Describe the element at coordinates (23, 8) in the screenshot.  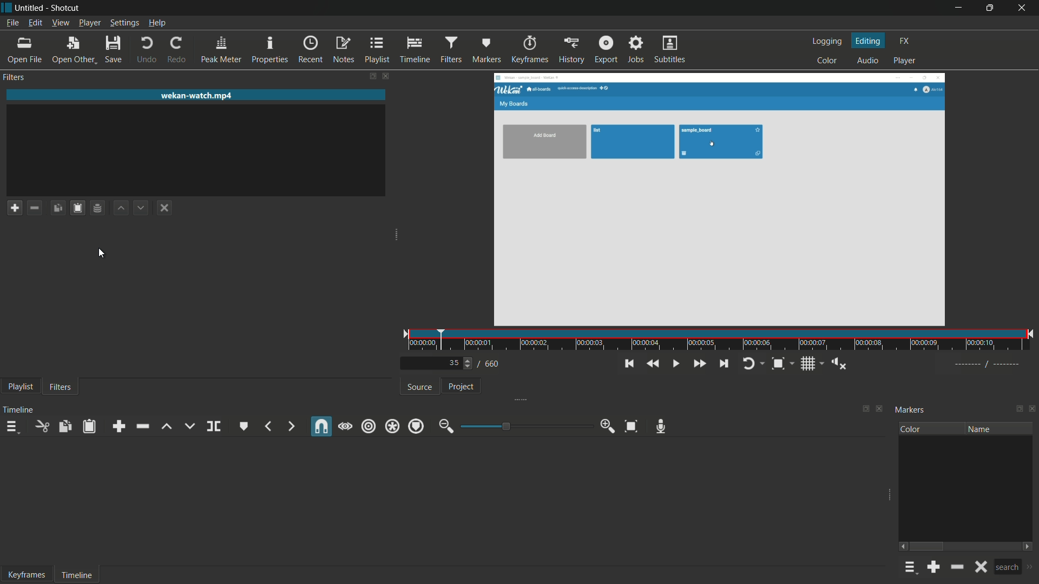
I see `project name` at that location.